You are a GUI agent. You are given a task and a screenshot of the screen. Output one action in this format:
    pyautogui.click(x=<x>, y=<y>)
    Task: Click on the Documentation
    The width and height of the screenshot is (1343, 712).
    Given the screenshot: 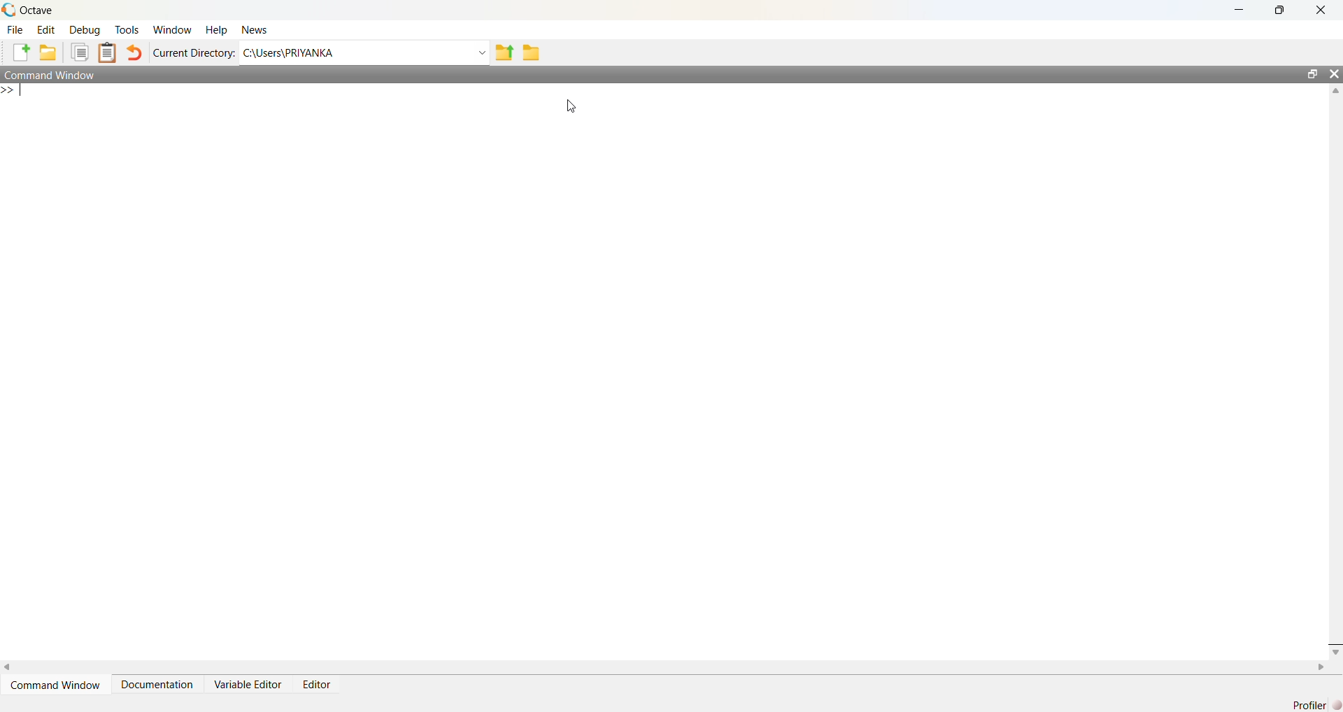 What is the action you would take?
    pyautogui.click(x=156, y=684)
    